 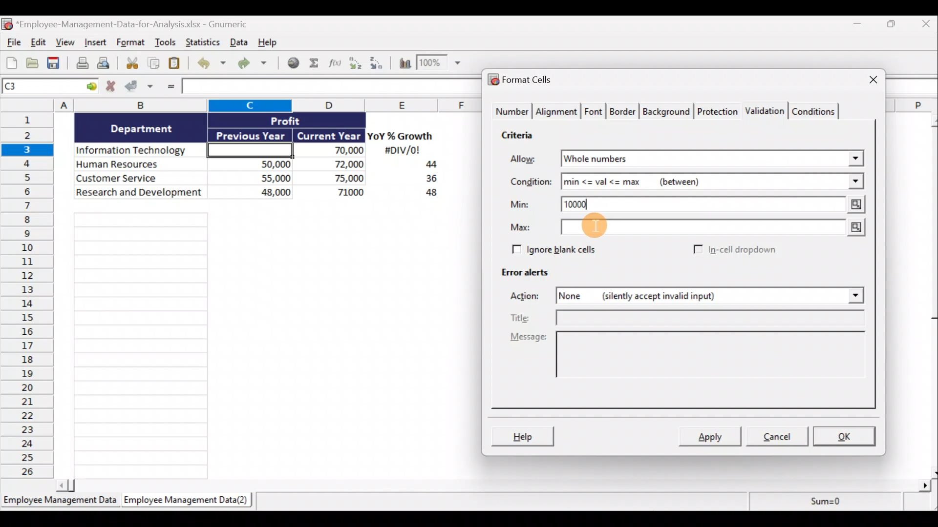 What do you see at coordinates (530, 182) in the screenshot?
I see `Condition` at bounding box center [530, 182].